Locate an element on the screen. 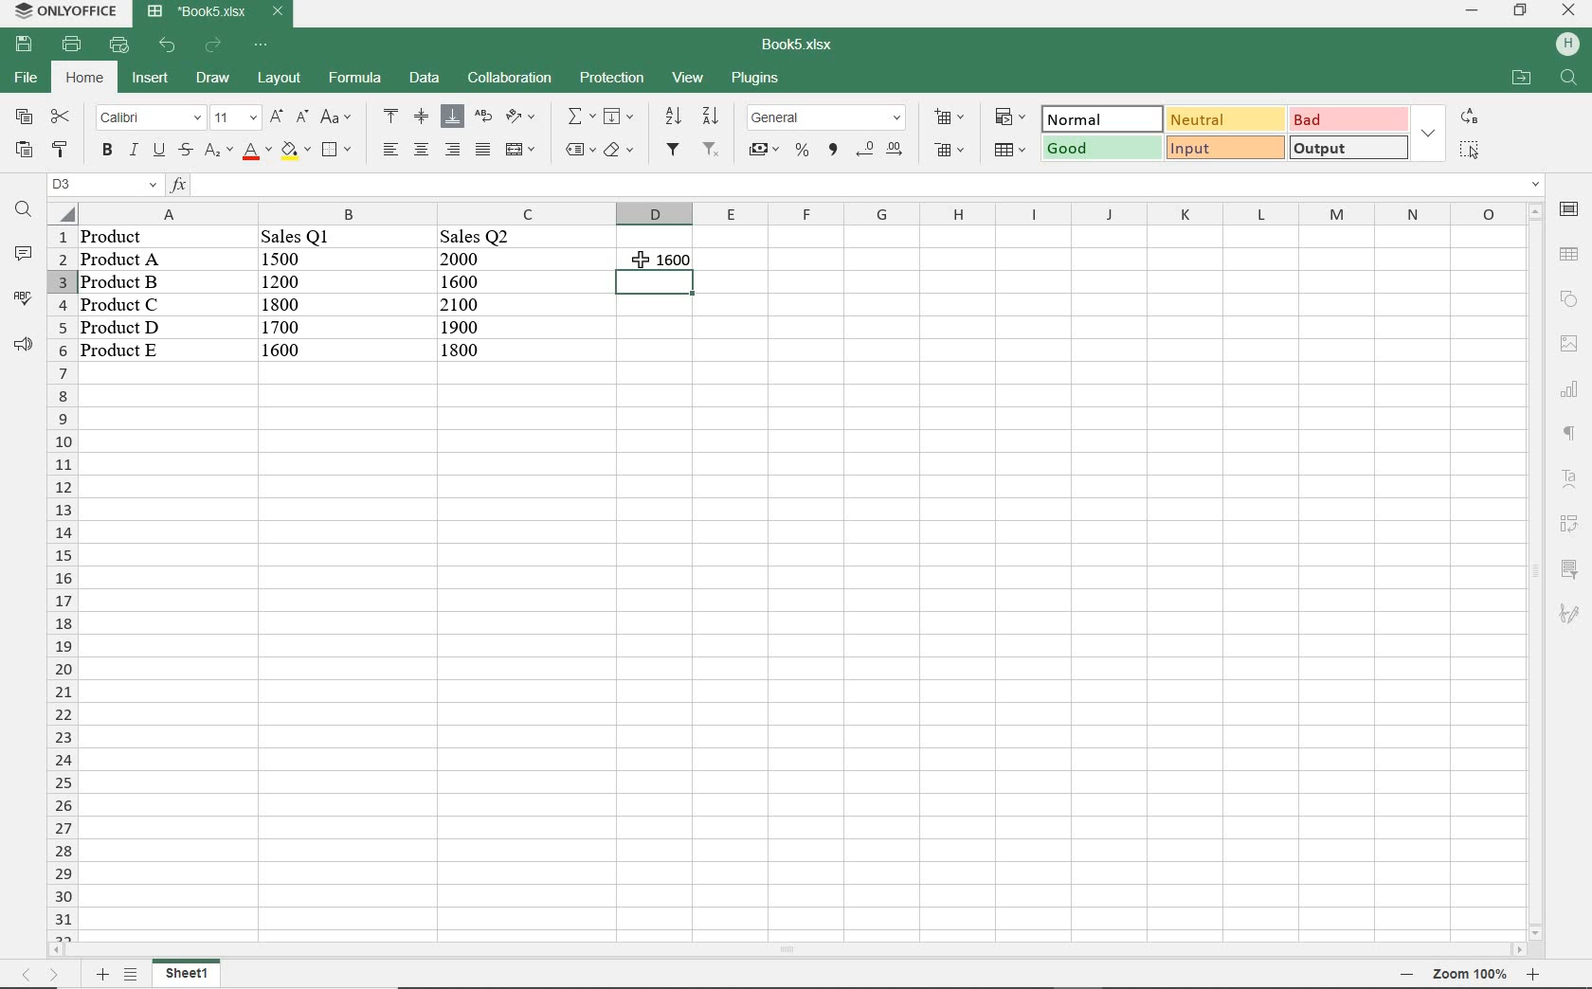 This screenshot has width=1592, height=989. number format is located at coordinates (825, 118).